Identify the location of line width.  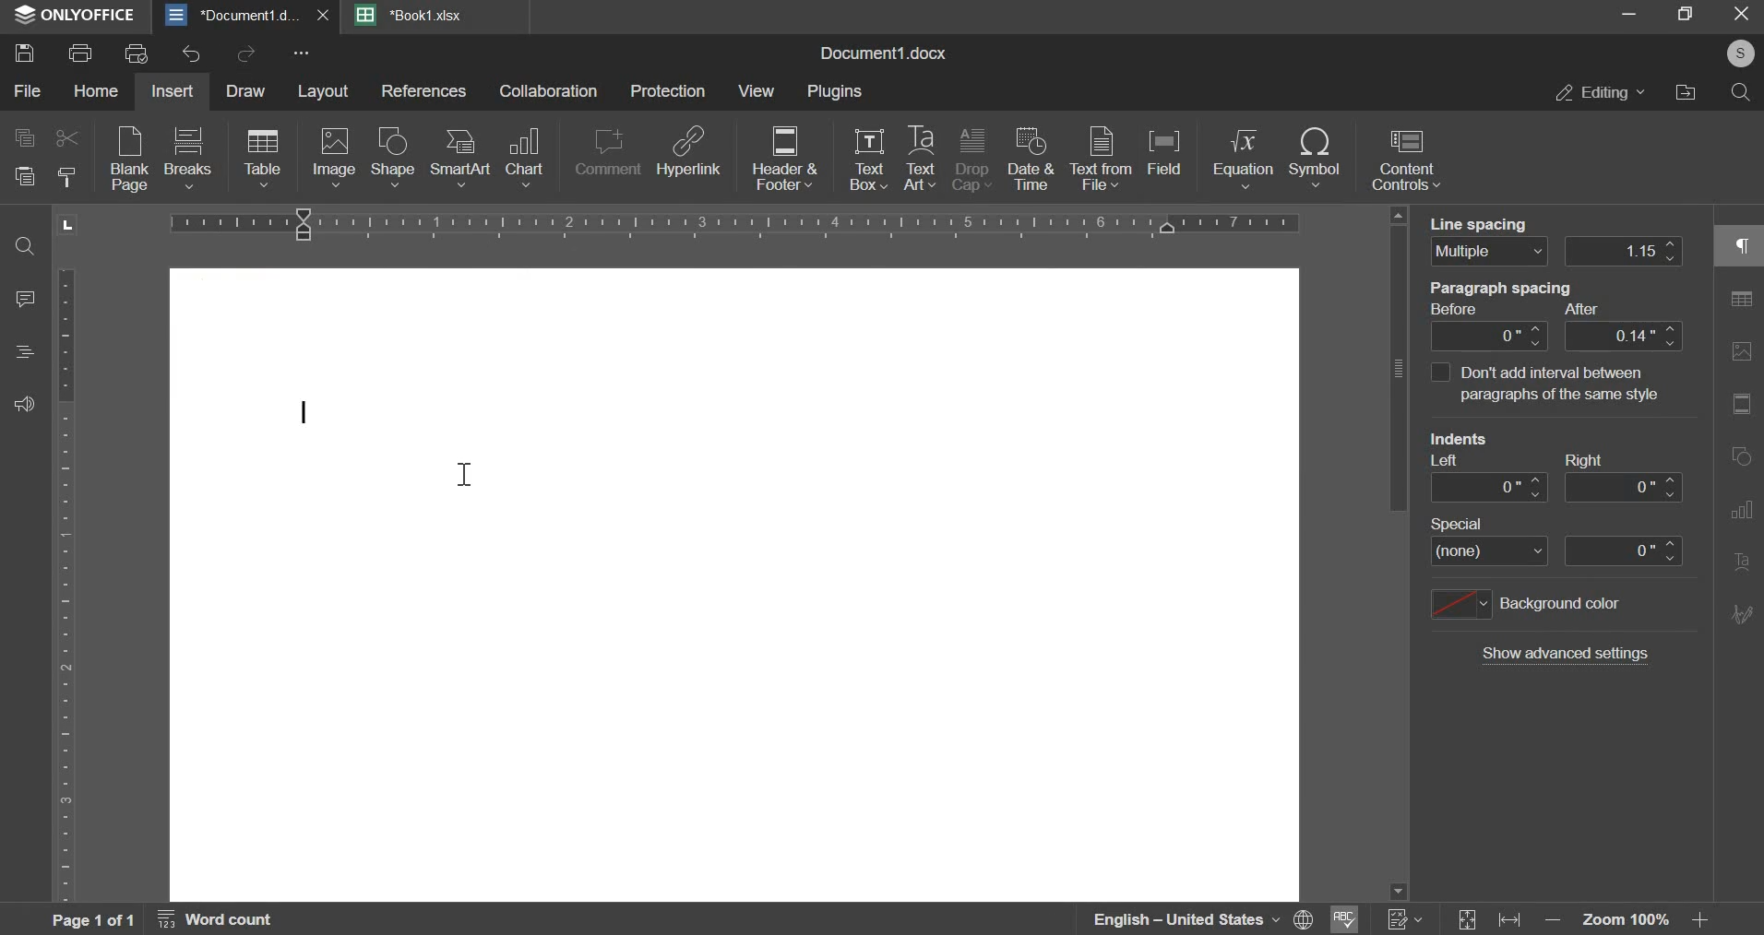
(1626, 250).